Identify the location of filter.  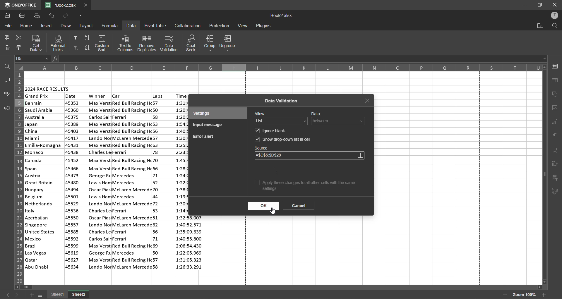
(75, 37).